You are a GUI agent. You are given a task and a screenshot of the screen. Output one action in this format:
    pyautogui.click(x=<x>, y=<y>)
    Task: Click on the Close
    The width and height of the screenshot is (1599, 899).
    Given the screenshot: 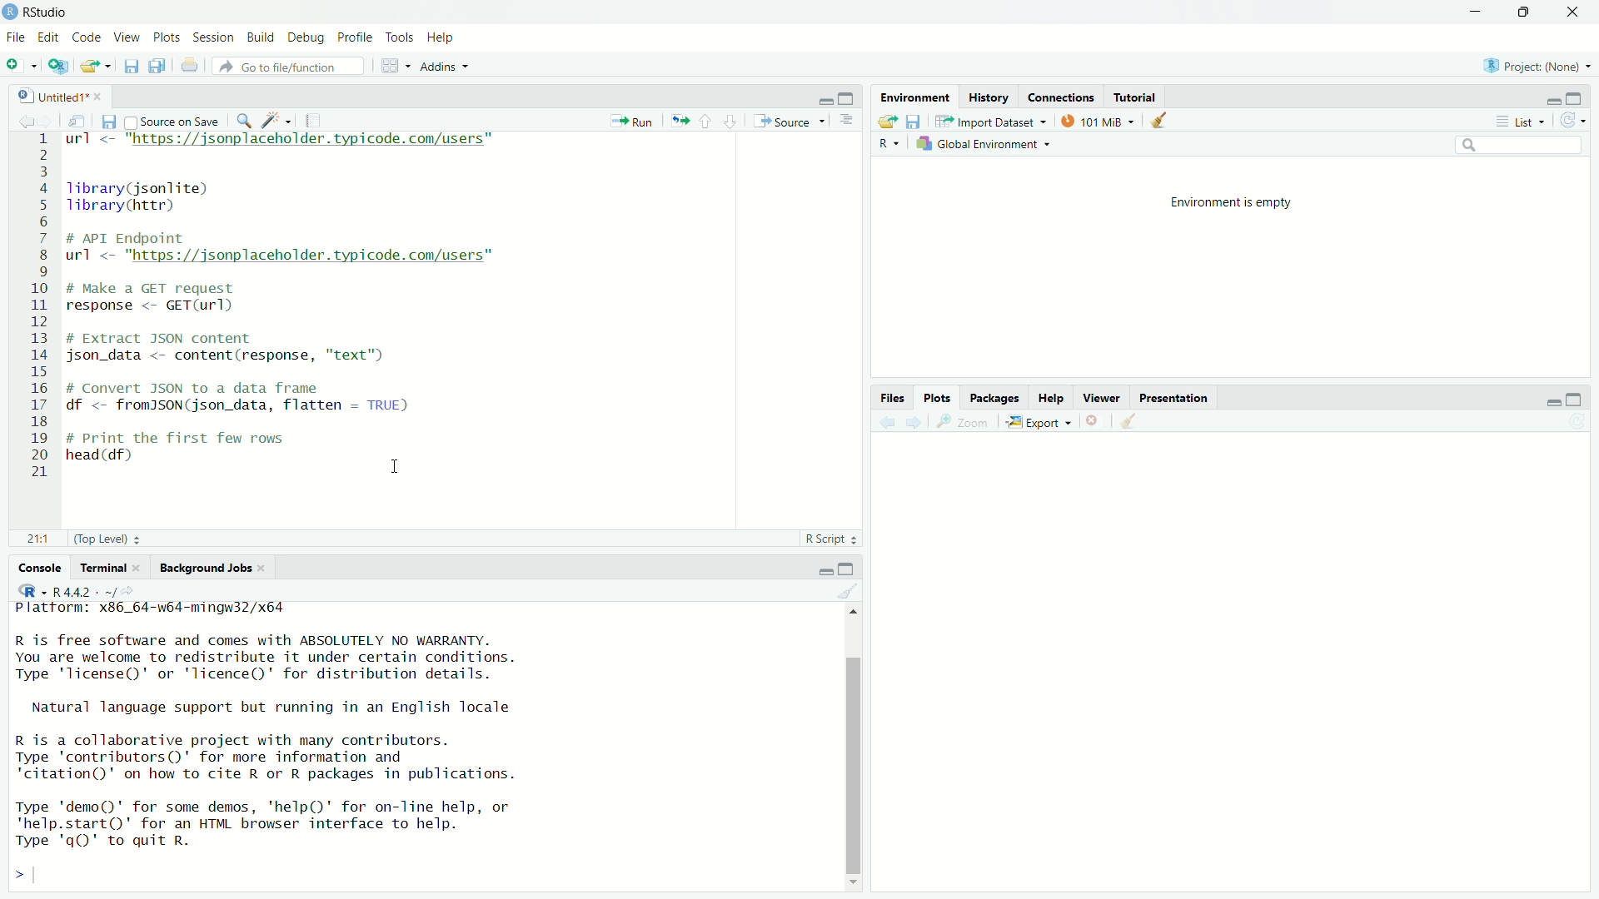 What is the action you would take?
    pyautogui.click(x=1575, y=12)
    